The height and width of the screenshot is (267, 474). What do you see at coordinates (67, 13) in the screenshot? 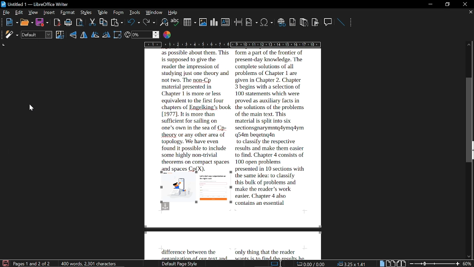
I see `format` at bounding box center [67, 13].